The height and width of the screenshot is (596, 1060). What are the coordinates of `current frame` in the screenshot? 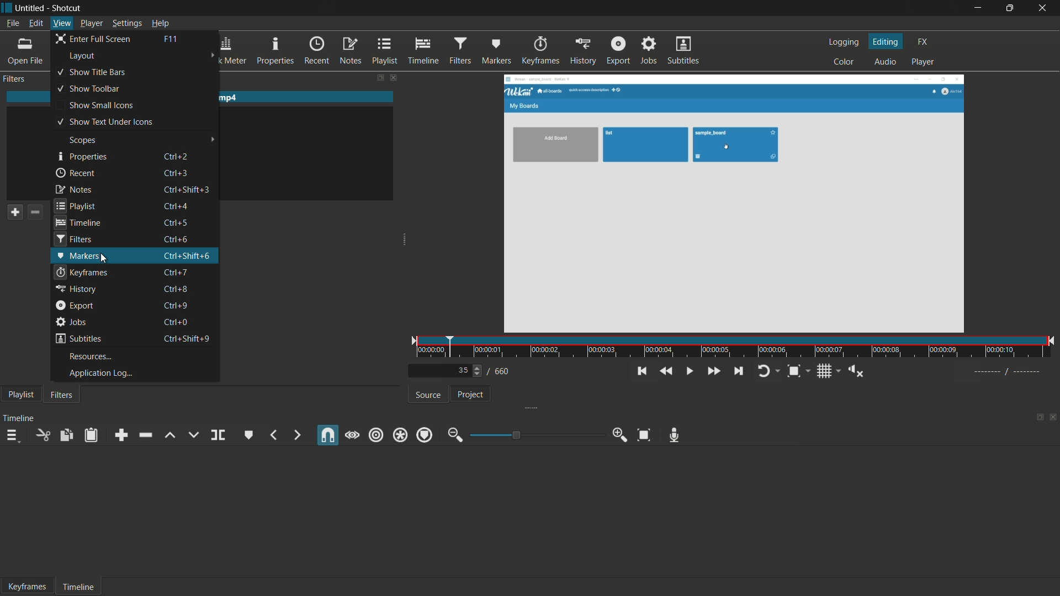 It's located at (465, 371).